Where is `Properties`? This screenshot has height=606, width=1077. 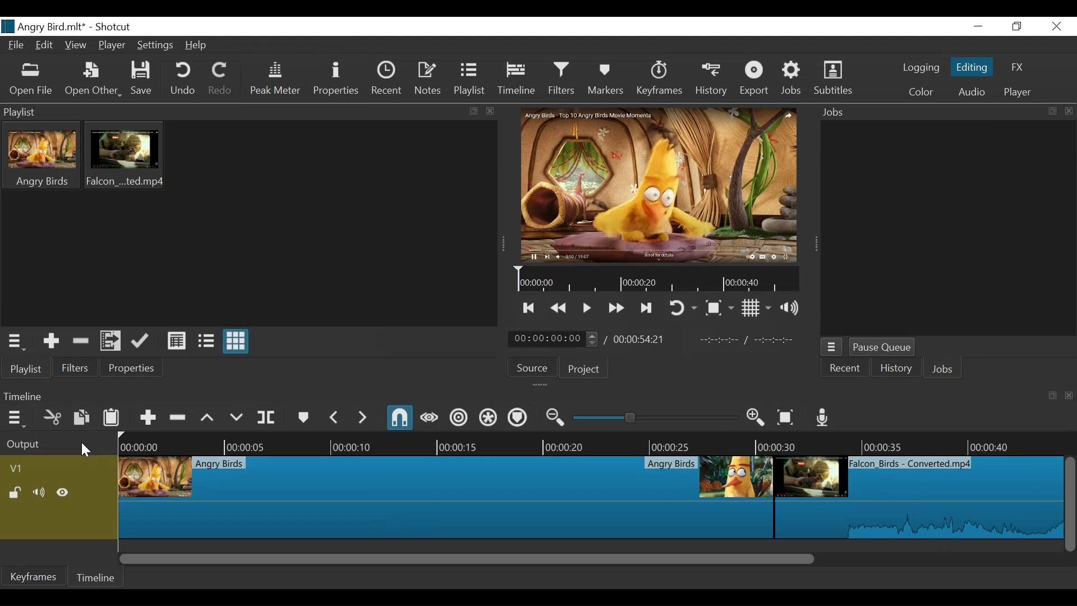
Properties is located at coordinates (130, 368).